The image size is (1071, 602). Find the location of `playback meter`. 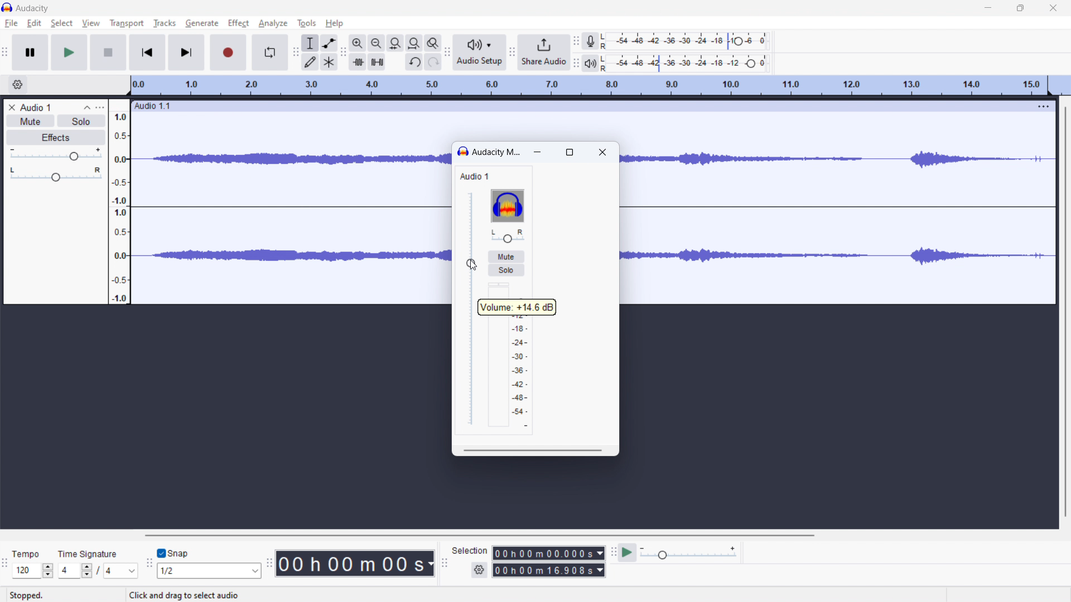

playback meter is located at coordinates (591, 63).